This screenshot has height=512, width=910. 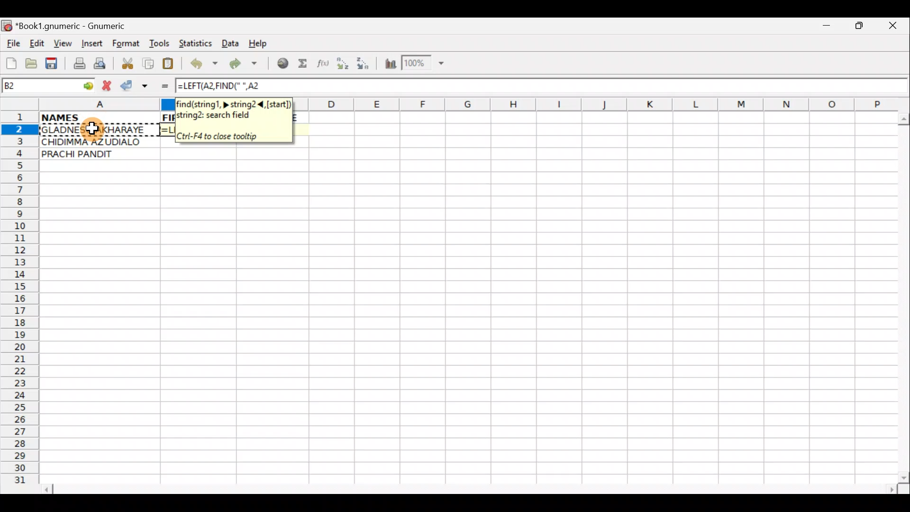 What do you see at coordinates (149, 63) in the screenshot?
I see `Copy selection` at bounding box center [149, 63].